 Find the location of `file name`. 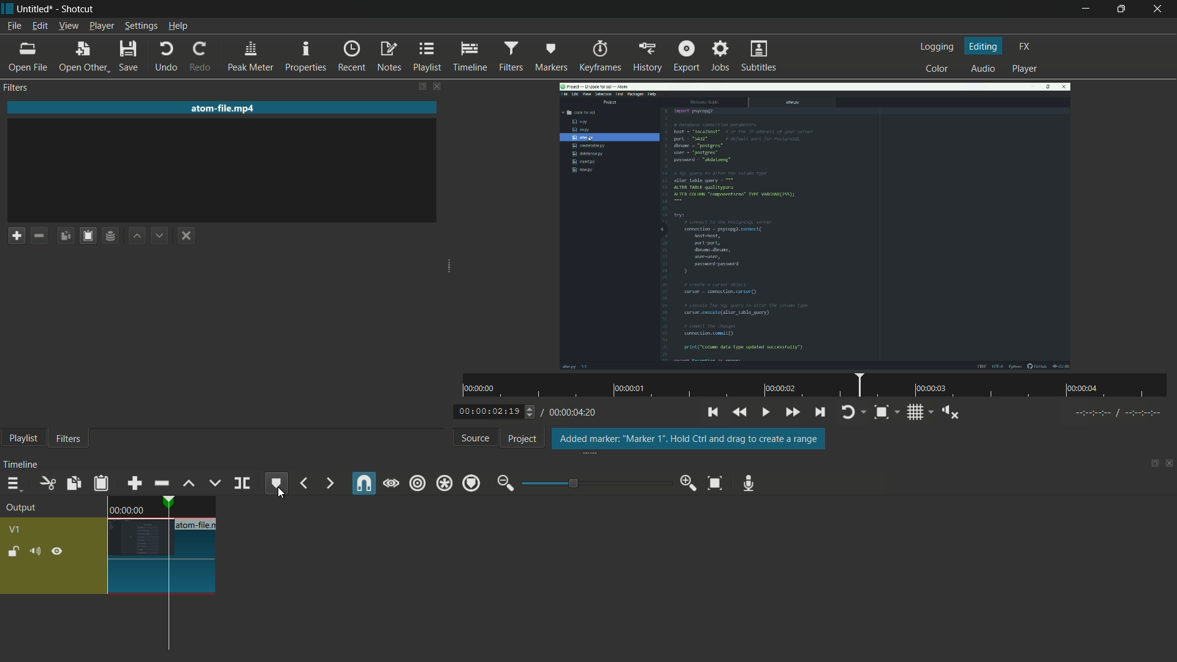

file name is located at coordinates (198, 525).